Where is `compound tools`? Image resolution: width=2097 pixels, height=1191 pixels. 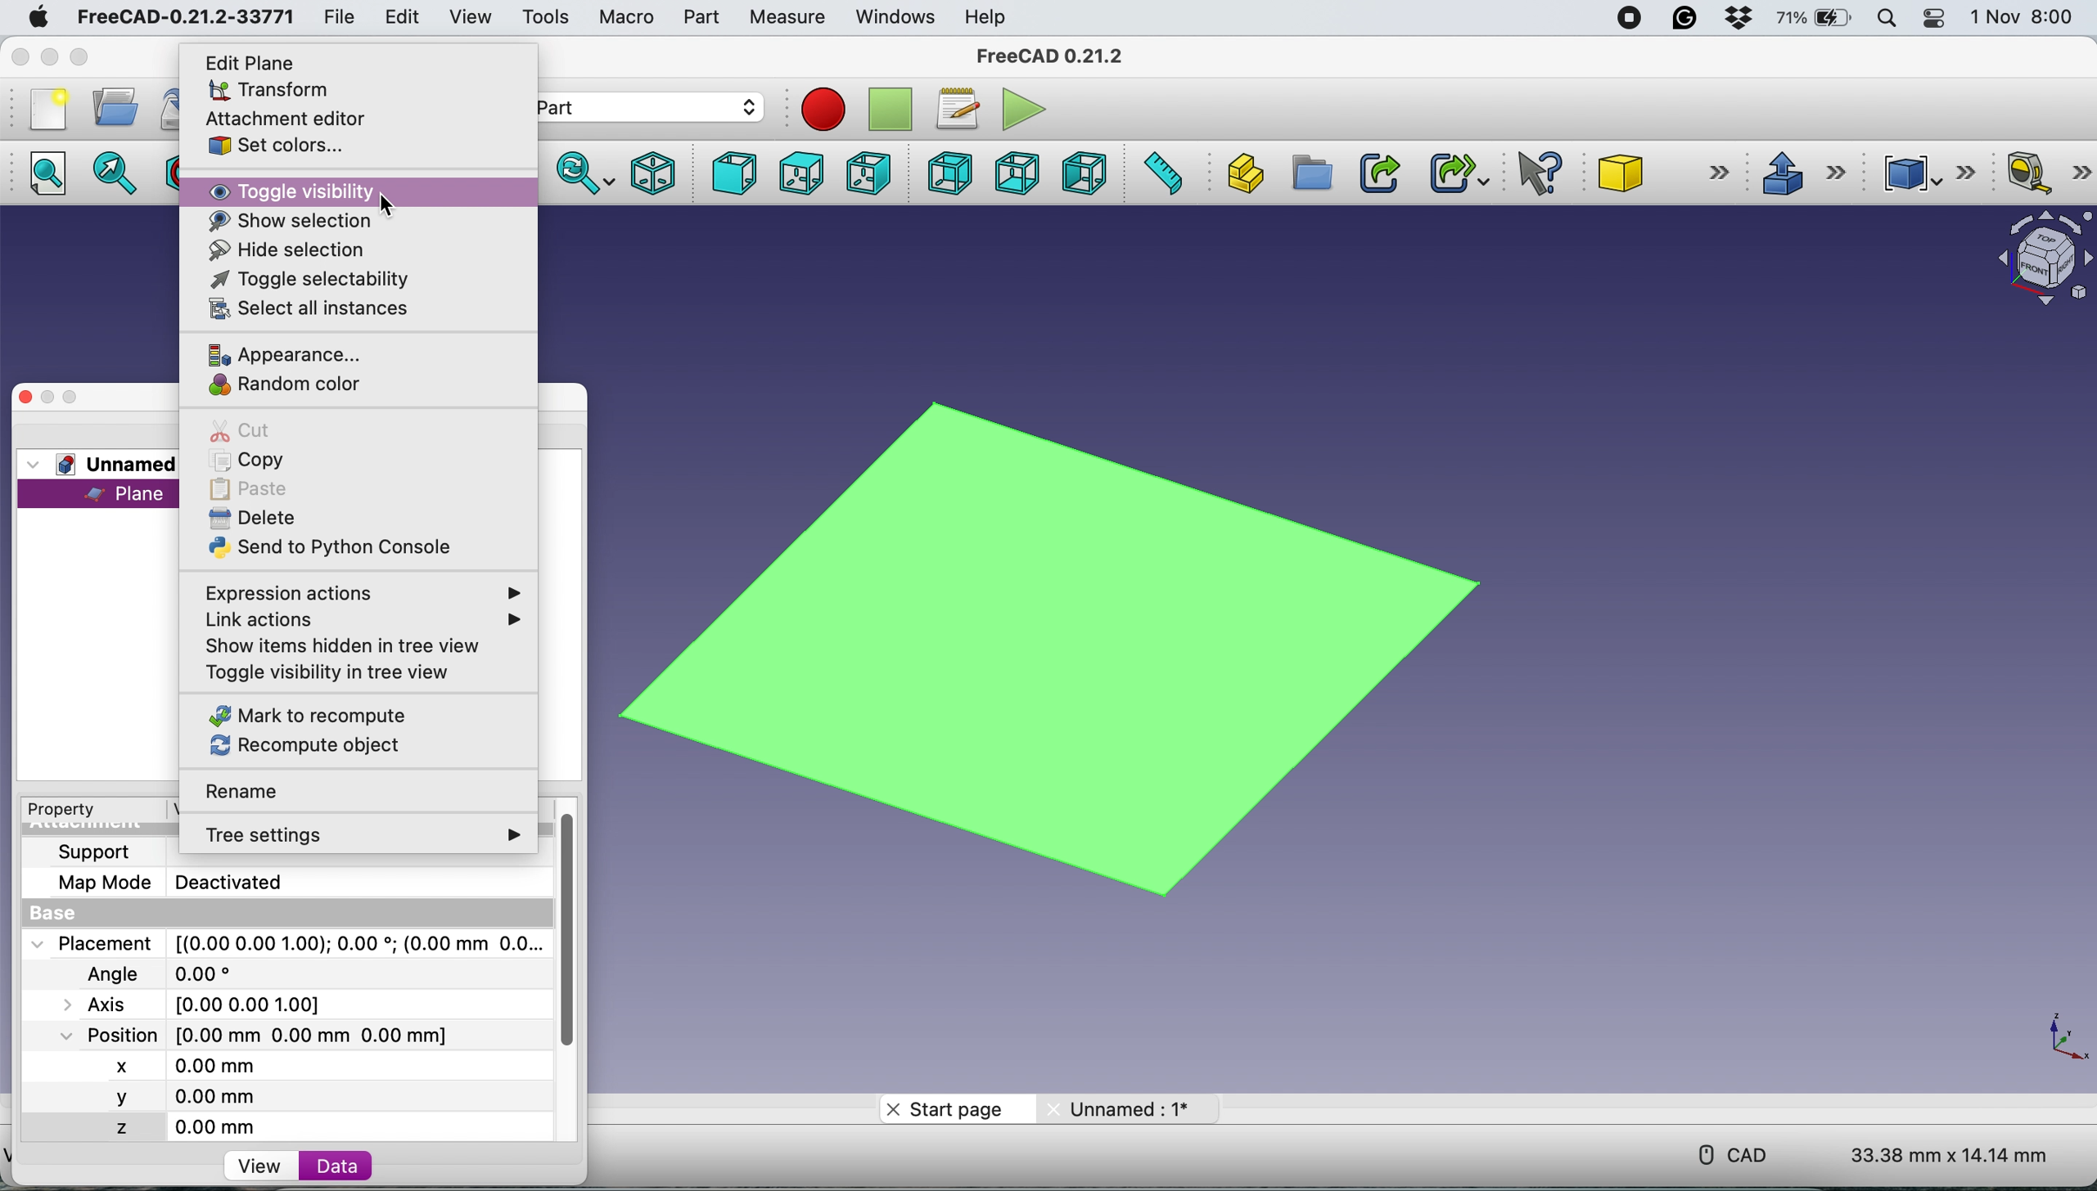
compound tools is located at coordinates (1933, 169).